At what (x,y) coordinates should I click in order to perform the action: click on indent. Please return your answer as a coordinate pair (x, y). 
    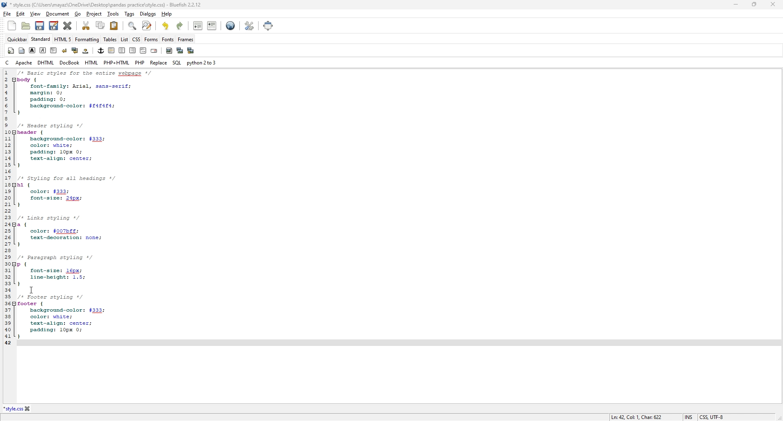
    Looking at the image, I should click on (212, 26).